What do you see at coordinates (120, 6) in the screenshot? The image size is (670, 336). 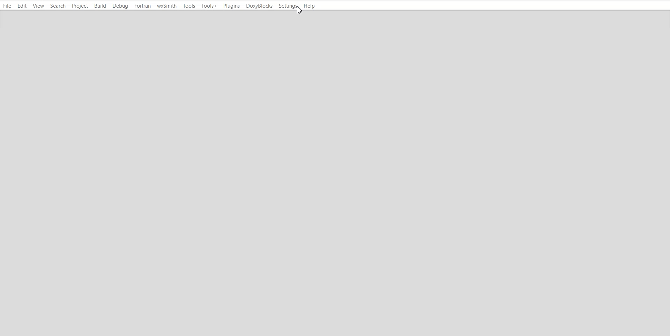 I see `Debug` at bounding box center [120, 6].